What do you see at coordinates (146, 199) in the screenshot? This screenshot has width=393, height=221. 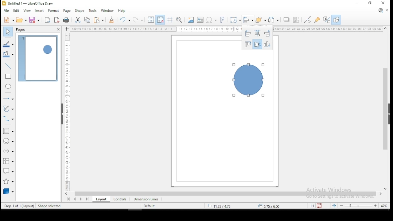 I see `dimension lines` at bounding box center [146, 199].